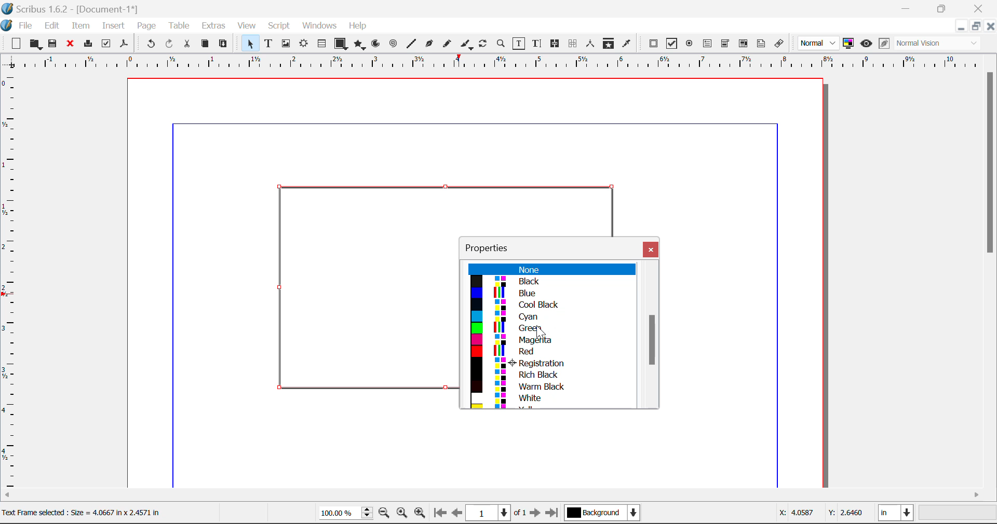 Image resolution: width=997 pixels, height=524 pixels. Describe the element at coordinates (555, 44) in the screenshot. I see `Link Frames` at that location.